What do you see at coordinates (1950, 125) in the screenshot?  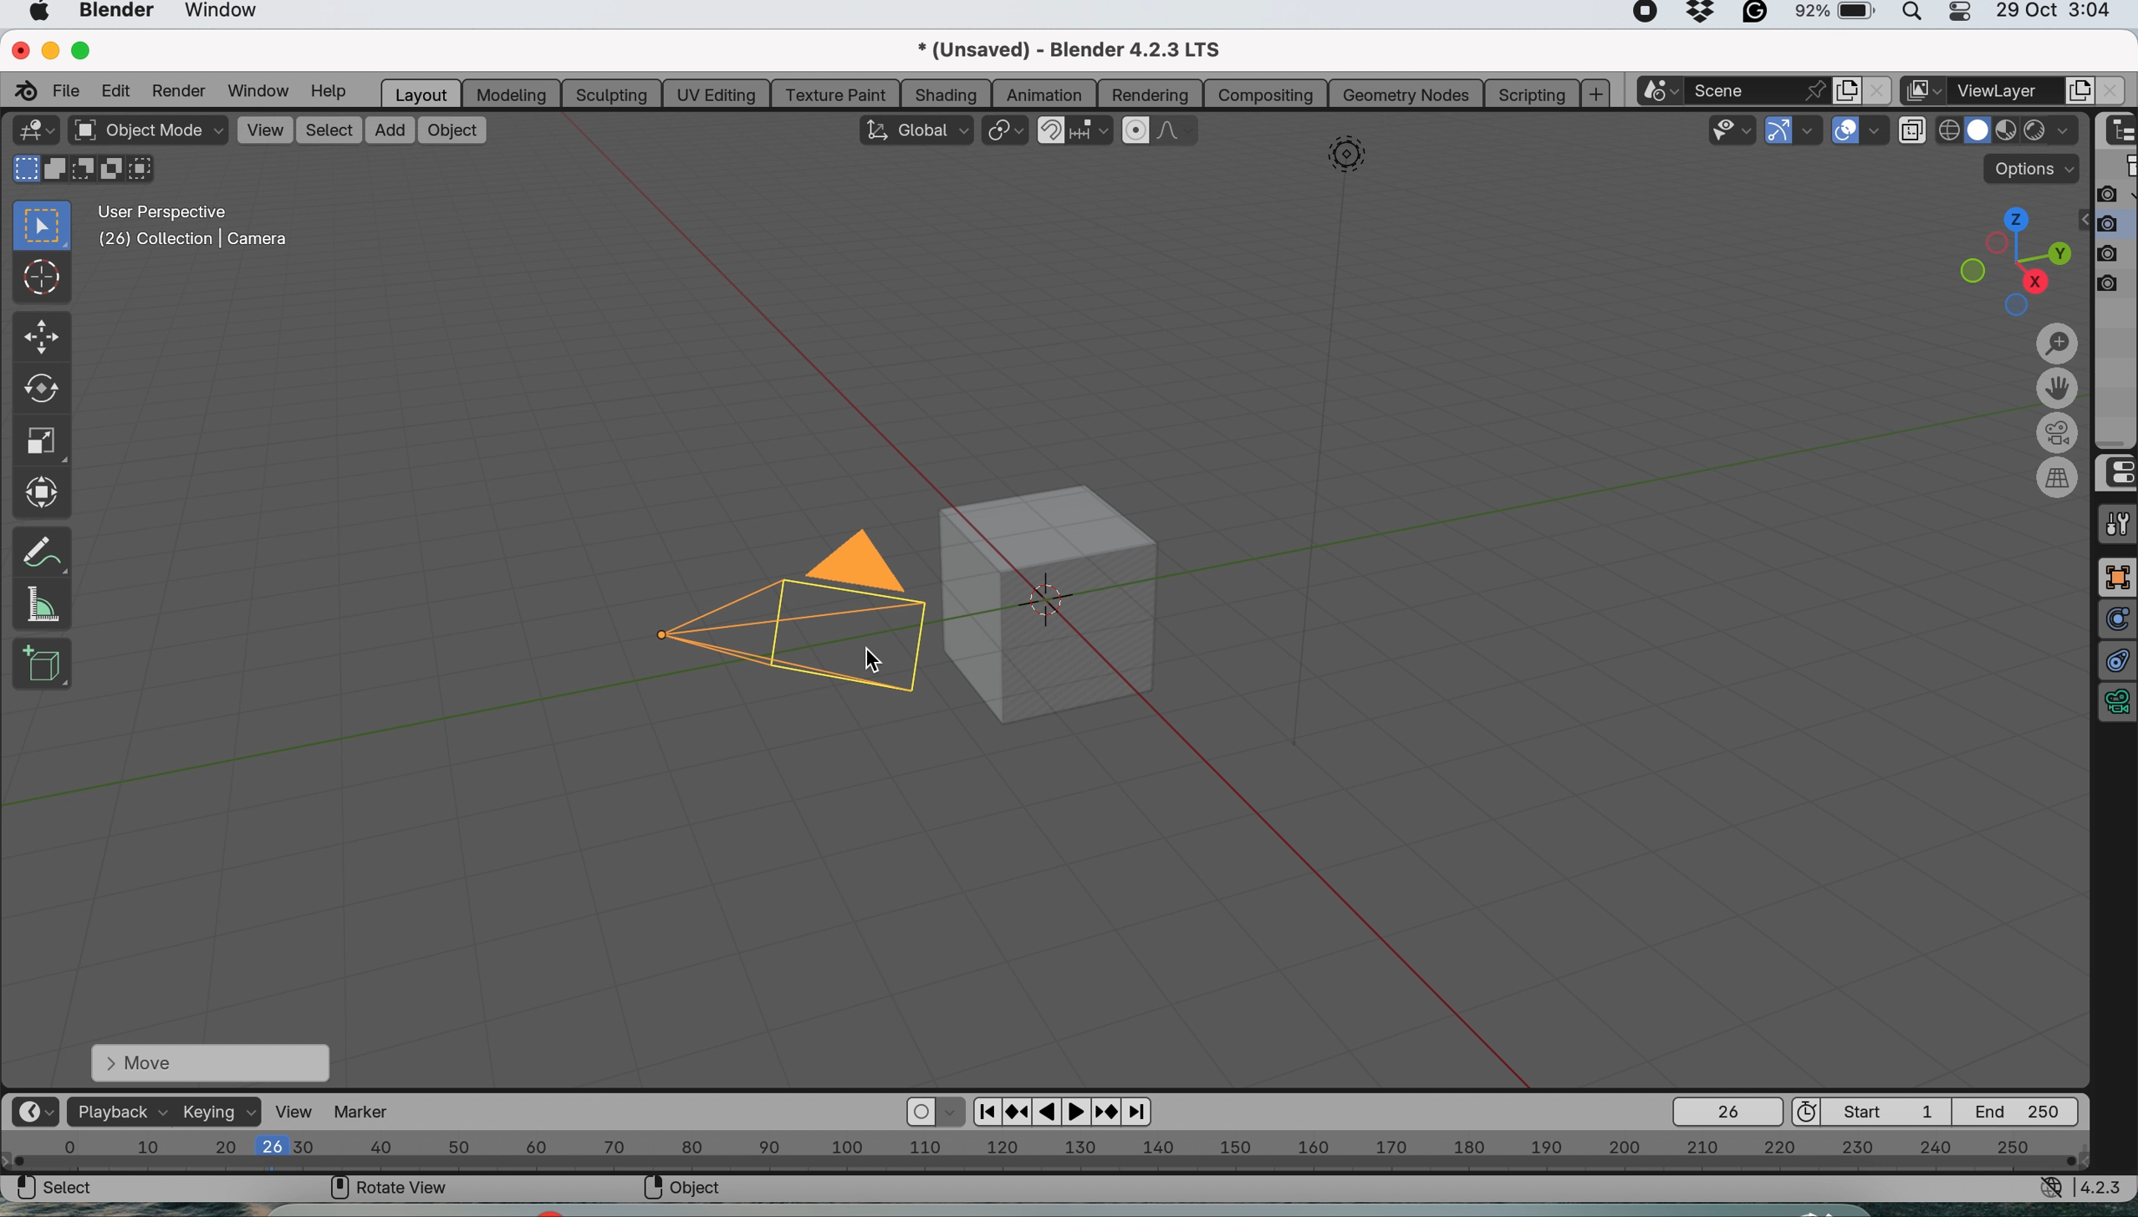 I see `solid display` at bounding box center [1950, 125].